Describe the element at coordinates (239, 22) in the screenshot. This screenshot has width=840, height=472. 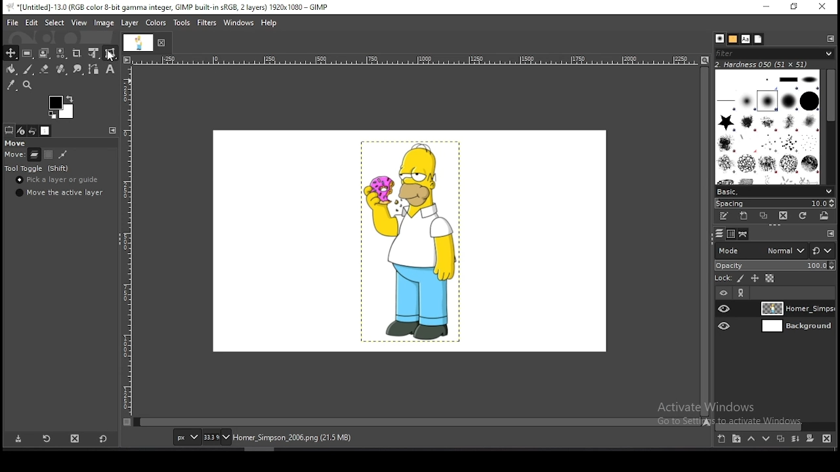
I see `windows` at that location.